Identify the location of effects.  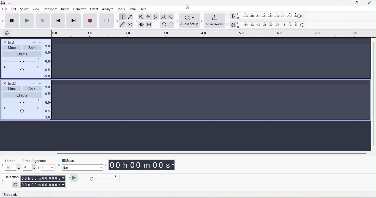
(21, 94).